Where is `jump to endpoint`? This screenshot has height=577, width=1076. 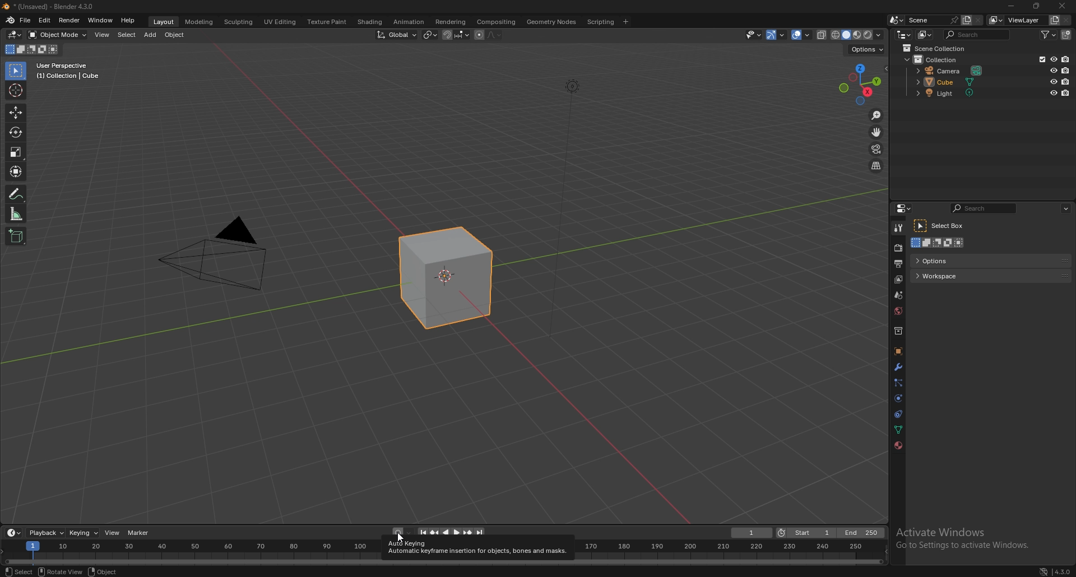
jump to endpoint is located at coordinates (480, 532).